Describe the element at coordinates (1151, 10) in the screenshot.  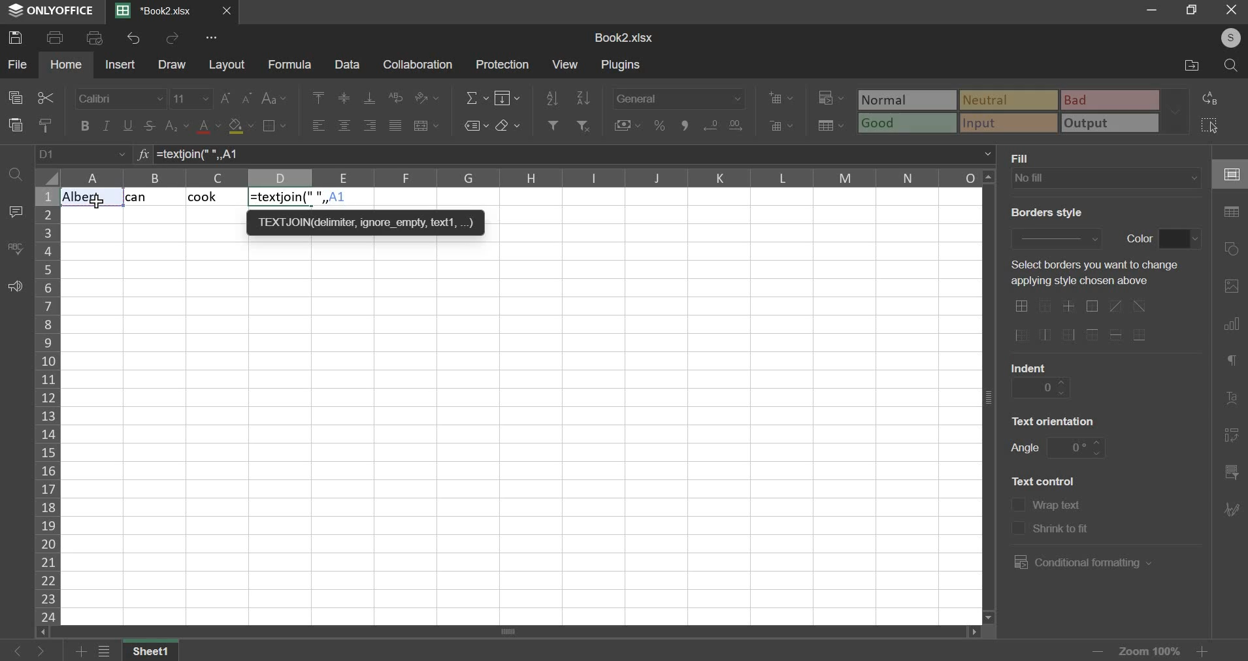
I see `minimize` at that location.